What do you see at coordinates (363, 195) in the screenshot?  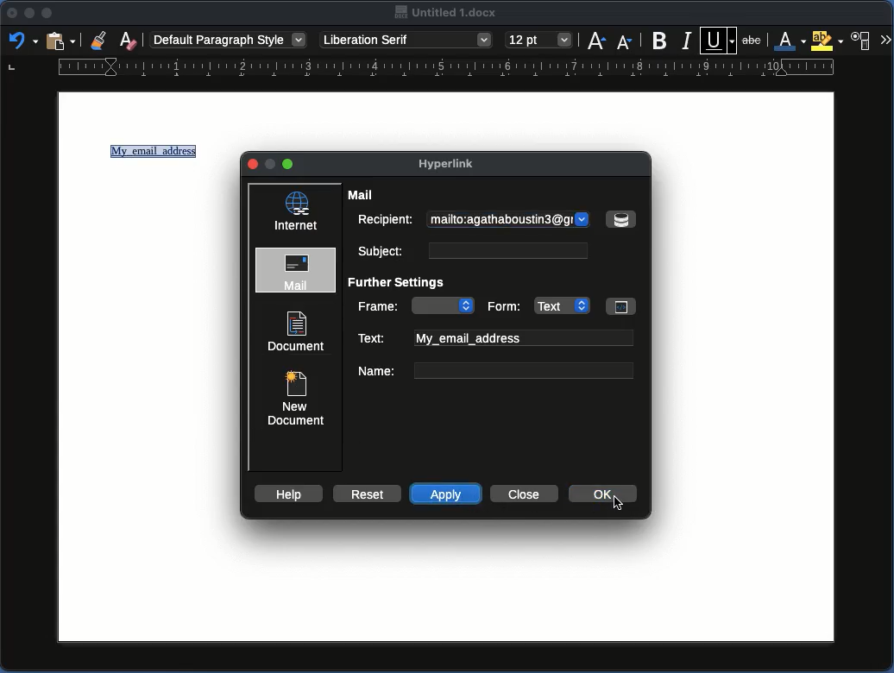 I see `Mail` at bounding box center [363, 195].